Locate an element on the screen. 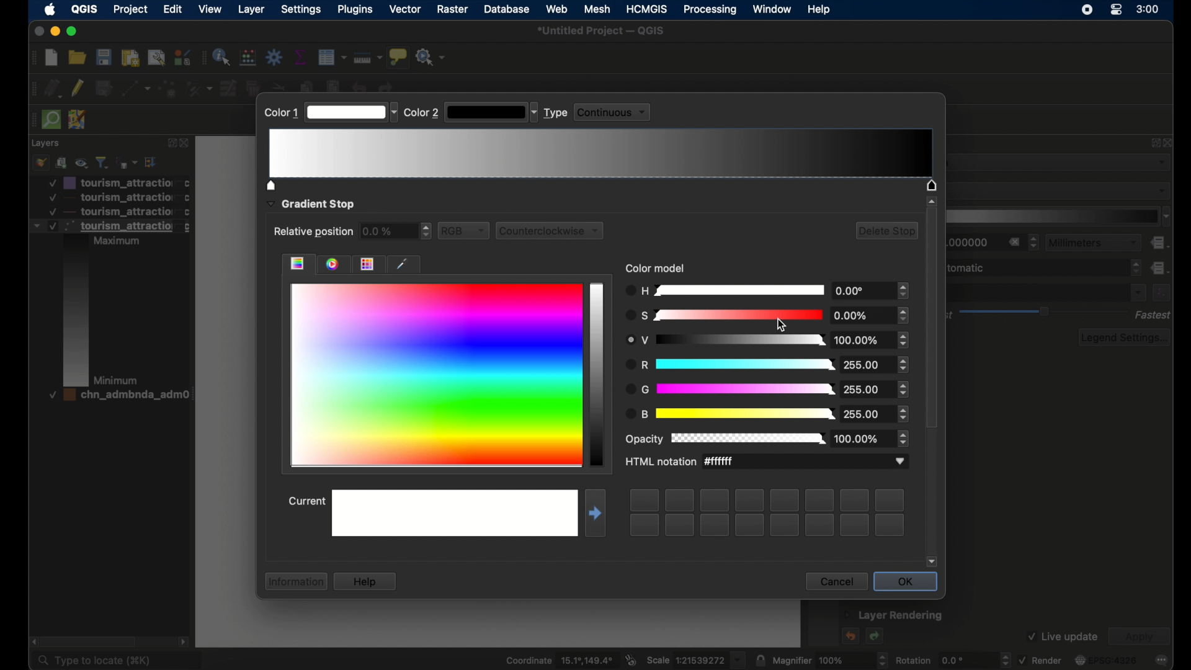  mesh is located at coordinates (597, 9).